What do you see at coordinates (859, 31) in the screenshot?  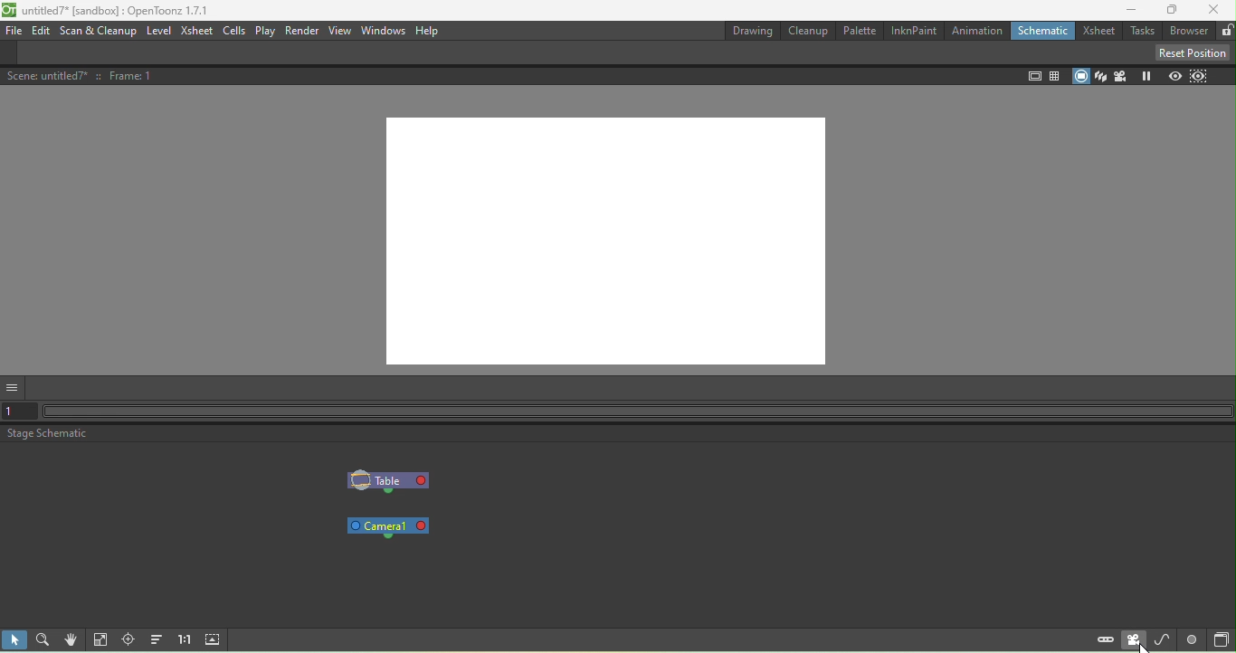 I see `Palette` at bounding box center [859, 31].